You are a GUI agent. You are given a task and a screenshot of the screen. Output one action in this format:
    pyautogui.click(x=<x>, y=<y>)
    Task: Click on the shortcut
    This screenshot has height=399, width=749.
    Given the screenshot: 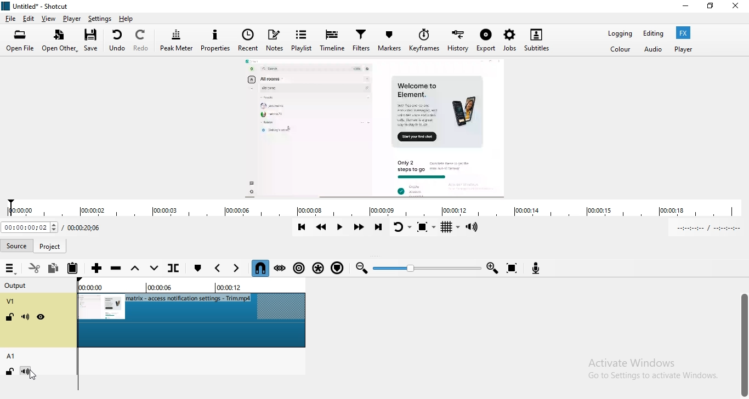 What is the action you would take?
    pyautogui.click(x=44, y=5)
    